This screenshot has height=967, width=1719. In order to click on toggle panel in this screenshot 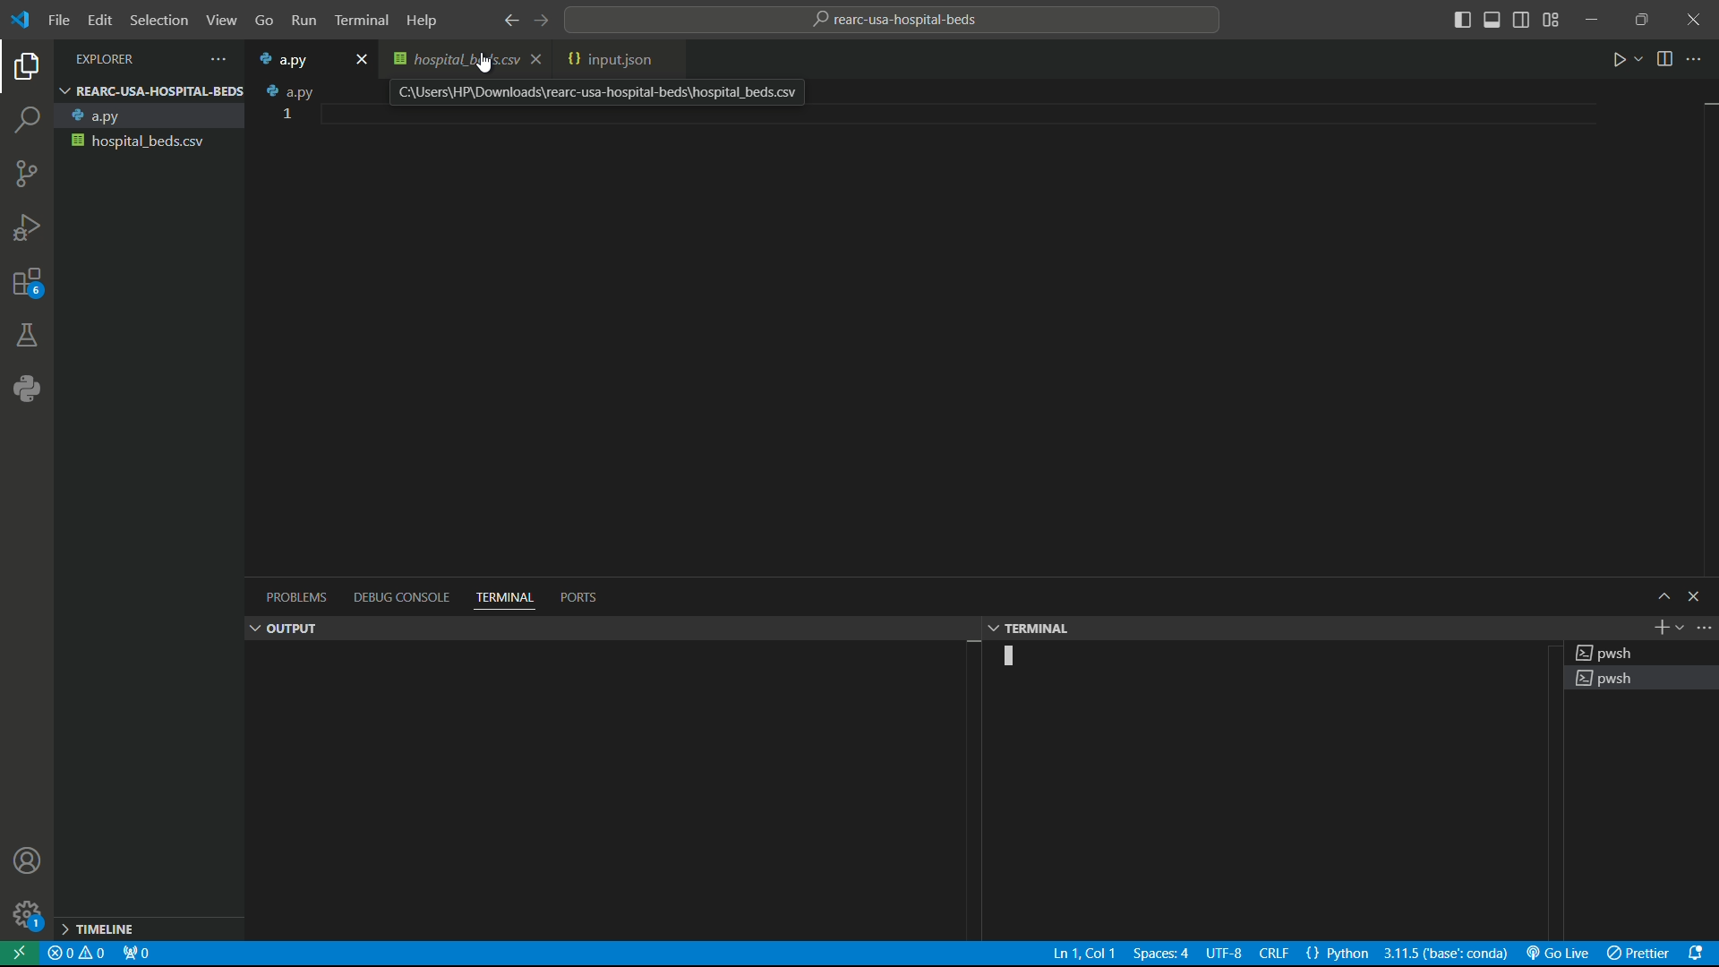, I will do `click(1492, 21)`.